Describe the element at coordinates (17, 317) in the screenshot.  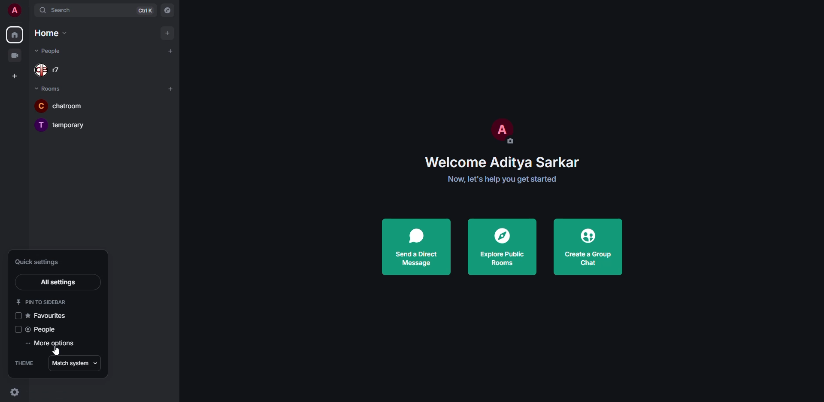
I see `click to enable` at that location.